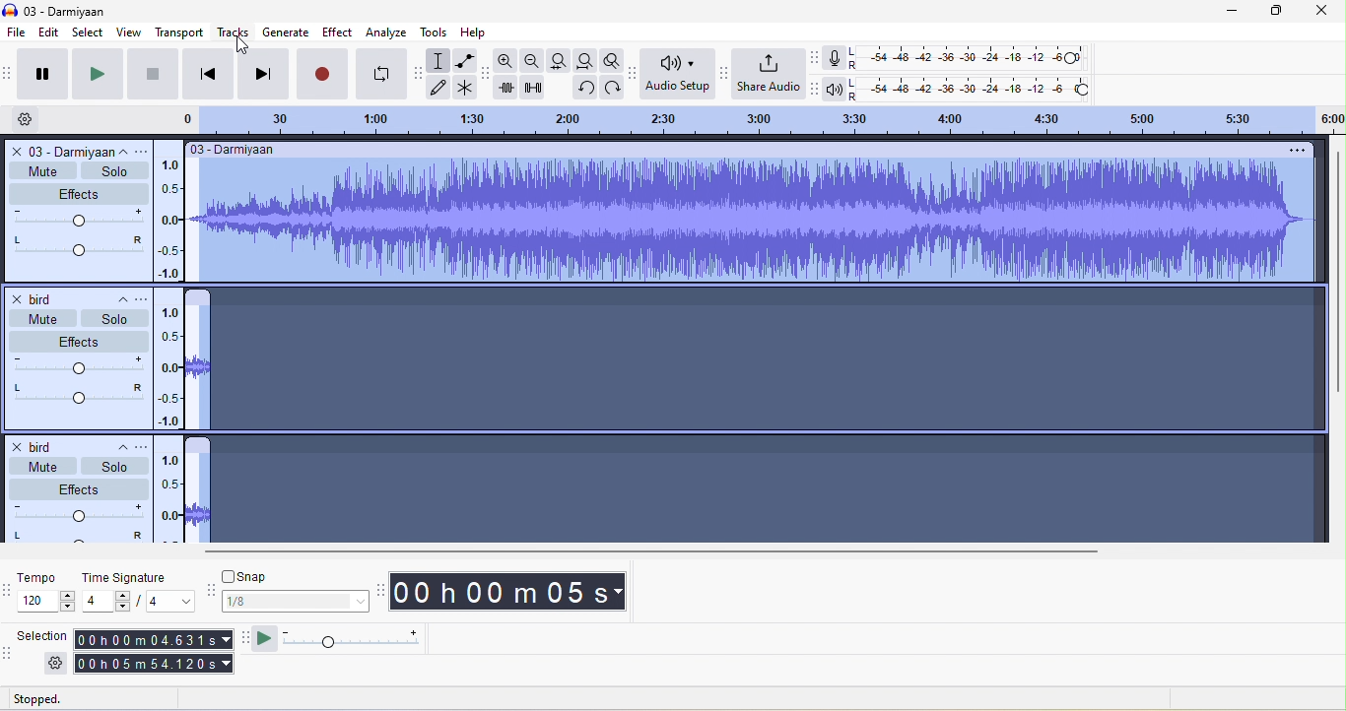 The height and width of the screenshot is (711, 1346). Describe the element at coordinates (179, 32) in the screenshot. I see `transport` at that location.